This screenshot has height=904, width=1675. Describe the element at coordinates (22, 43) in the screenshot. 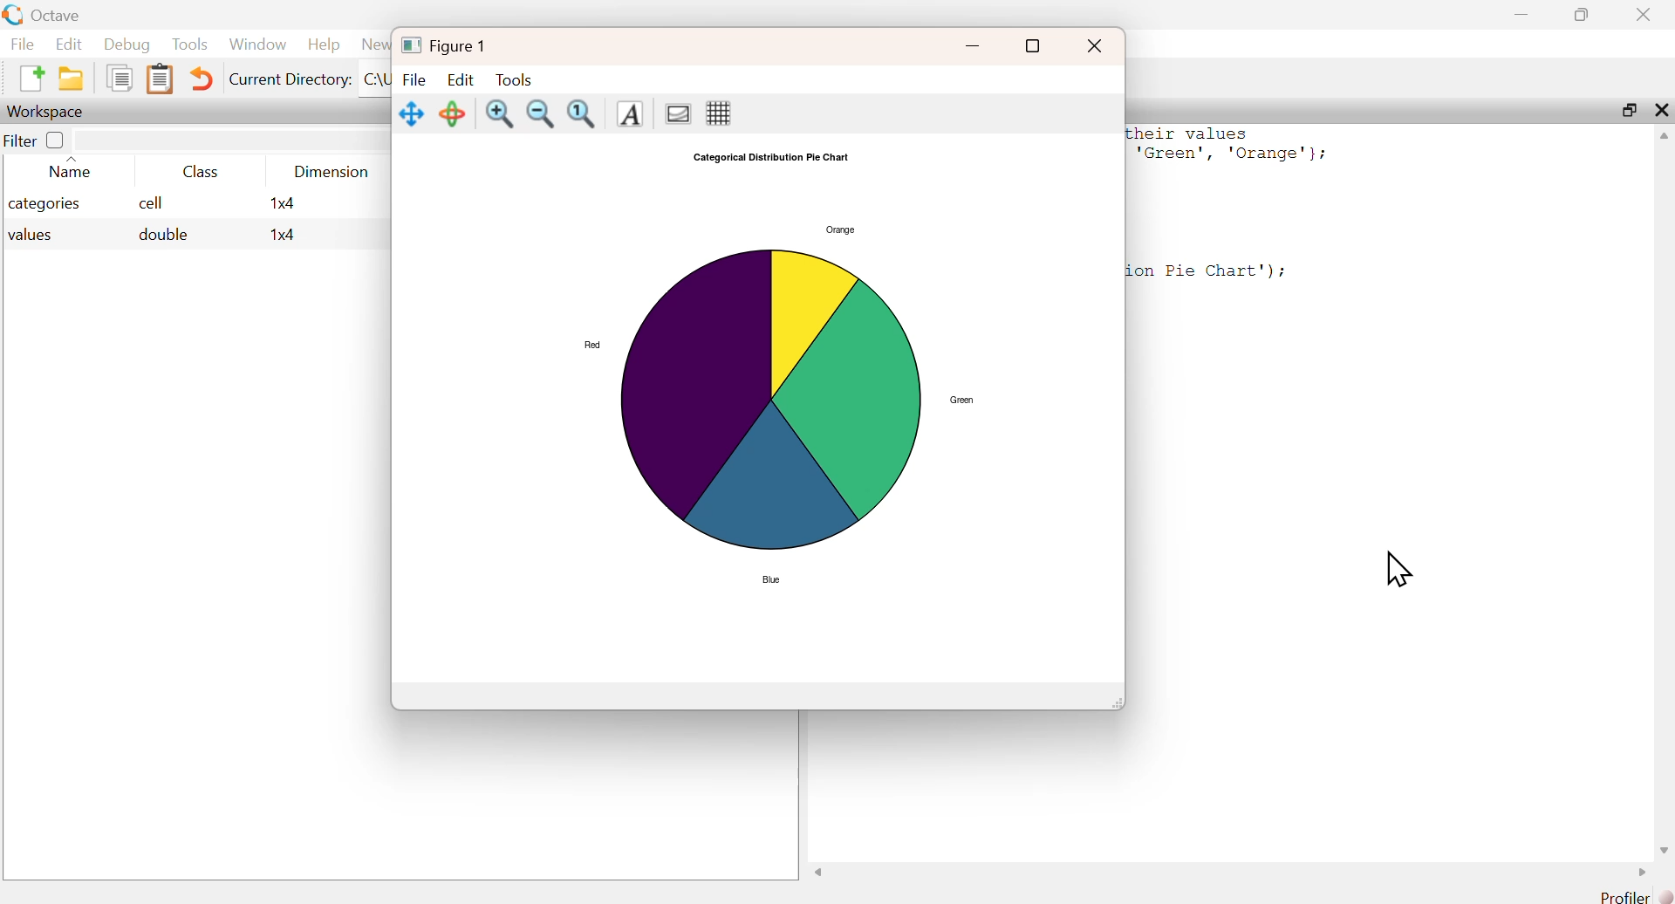

I see `File` at that location.